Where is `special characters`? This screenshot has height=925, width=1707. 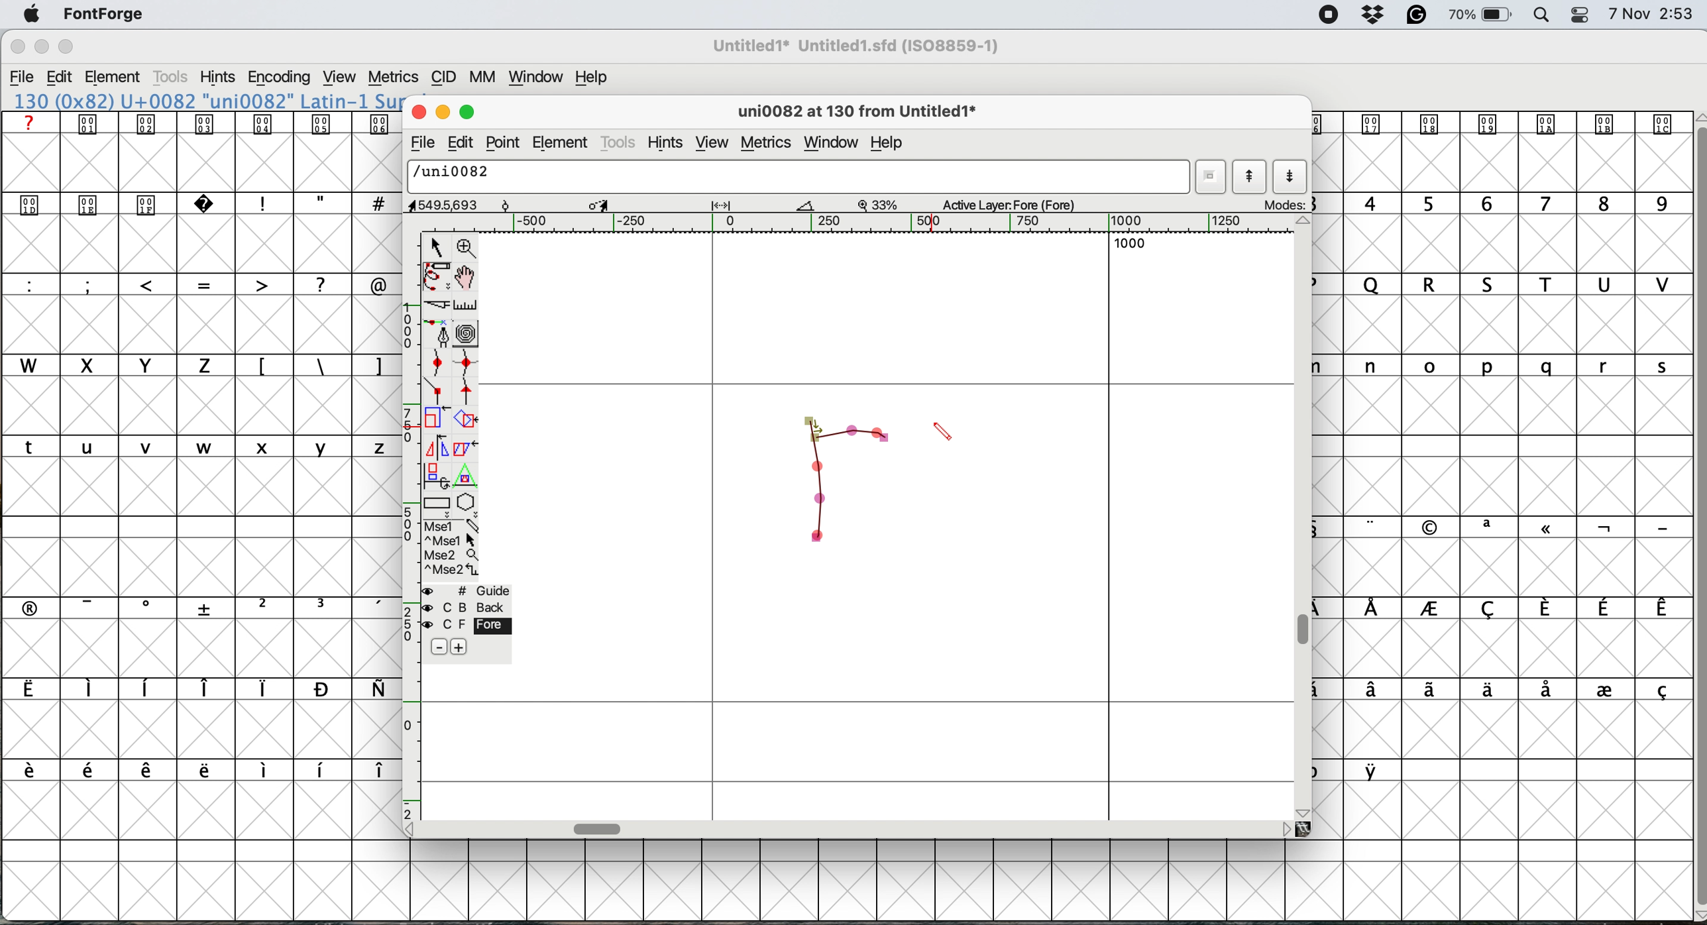
special characters is located at coordinates (193, 608).